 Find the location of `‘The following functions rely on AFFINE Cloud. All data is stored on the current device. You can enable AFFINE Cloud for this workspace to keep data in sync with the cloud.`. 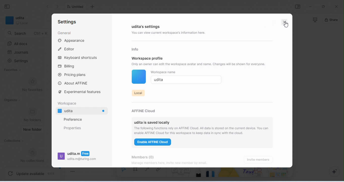

‘The following functions rely on AFFINE Cloud. All data is stored on the current device. You can enable AFFINE Cloud for this workspace to keep data in sync with the cloud. is located at coordinates (202, 130).